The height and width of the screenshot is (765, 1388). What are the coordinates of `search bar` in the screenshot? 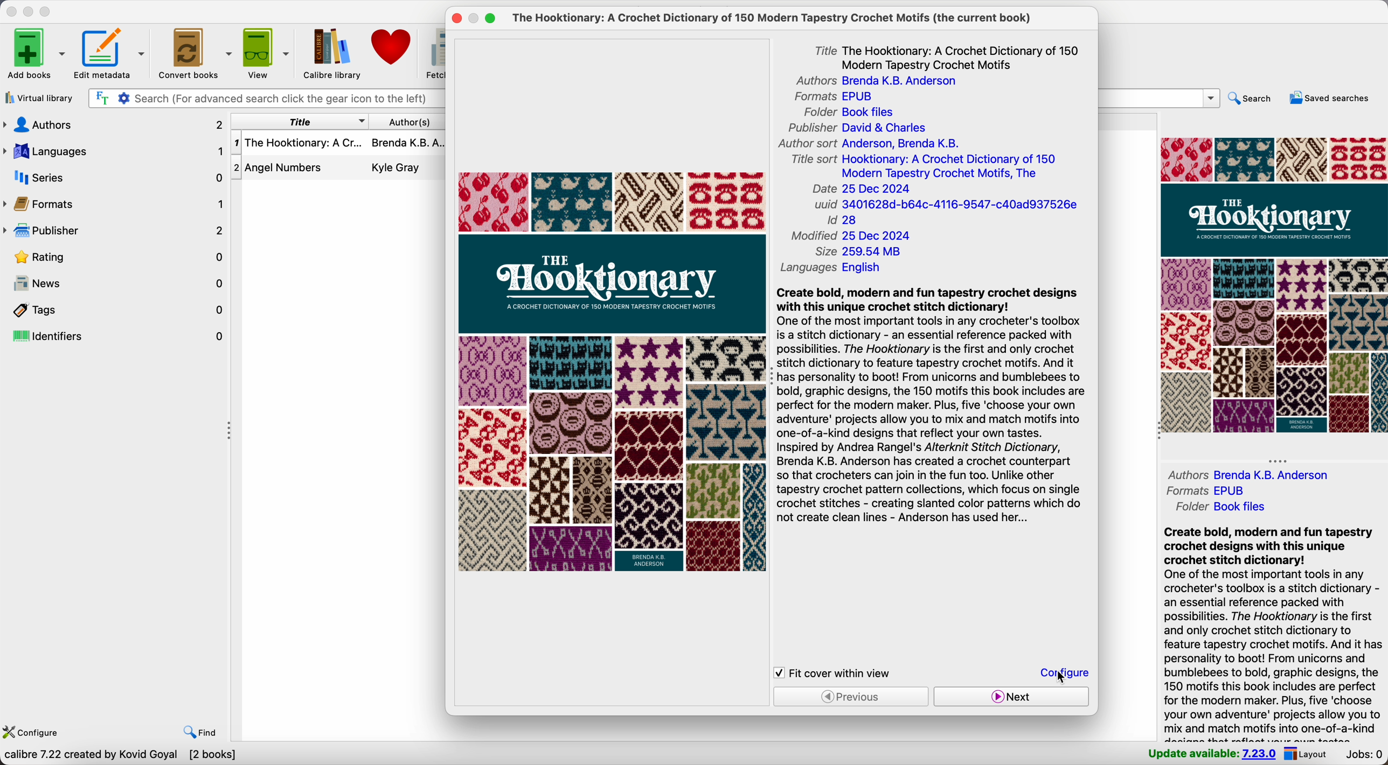 It's located at (265, 99).